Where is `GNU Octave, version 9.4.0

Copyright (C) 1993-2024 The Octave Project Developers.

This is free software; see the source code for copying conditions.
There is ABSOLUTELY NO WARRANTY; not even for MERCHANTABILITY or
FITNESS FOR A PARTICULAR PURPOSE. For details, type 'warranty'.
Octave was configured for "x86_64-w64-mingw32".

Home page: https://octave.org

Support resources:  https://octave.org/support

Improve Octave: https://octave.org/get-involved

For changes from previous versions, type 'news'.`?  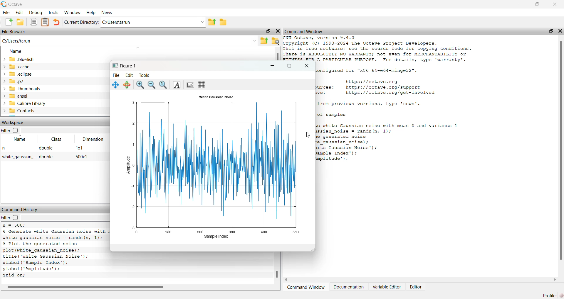
GNU Octave, version 9.4.0

Copyright (C) 1993-2024 The Octave Project Developers.

This is free software; see the source code for copying conditions.
There is ABSOLUTELY NO WARRANTY; not even for MERCHANTABILITY or
FITNESS FOR A PARTICULAR PURPOSE. For details, type 'warranty'.
Octave was configured for "x86_64-w64-mingw32".

Home page: https://octave.org

Support resources:  https://octave.org/support

Improve Octave: https://octave.org/get-involved

For changes from previous versions, type 'news'. is located at coordinates (409, 98).